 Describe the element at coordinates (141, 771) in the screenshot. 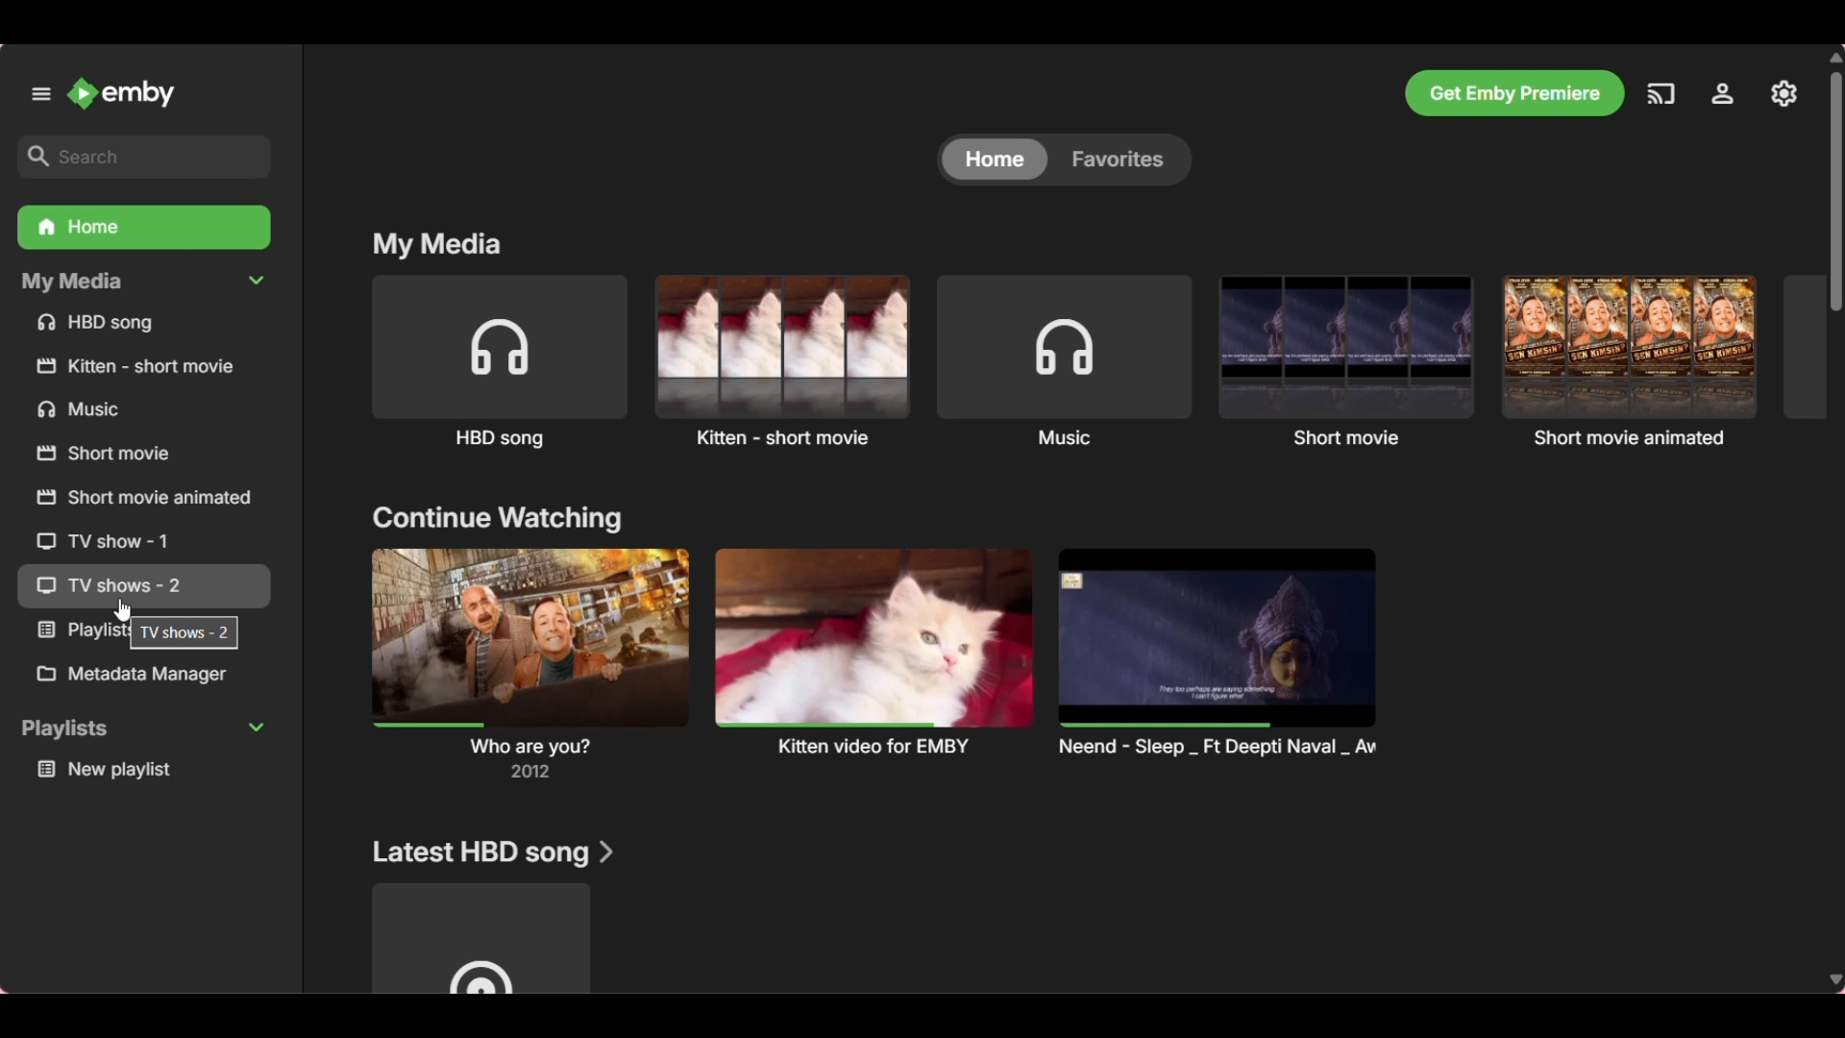

I see `Media under Playlists` at that location.